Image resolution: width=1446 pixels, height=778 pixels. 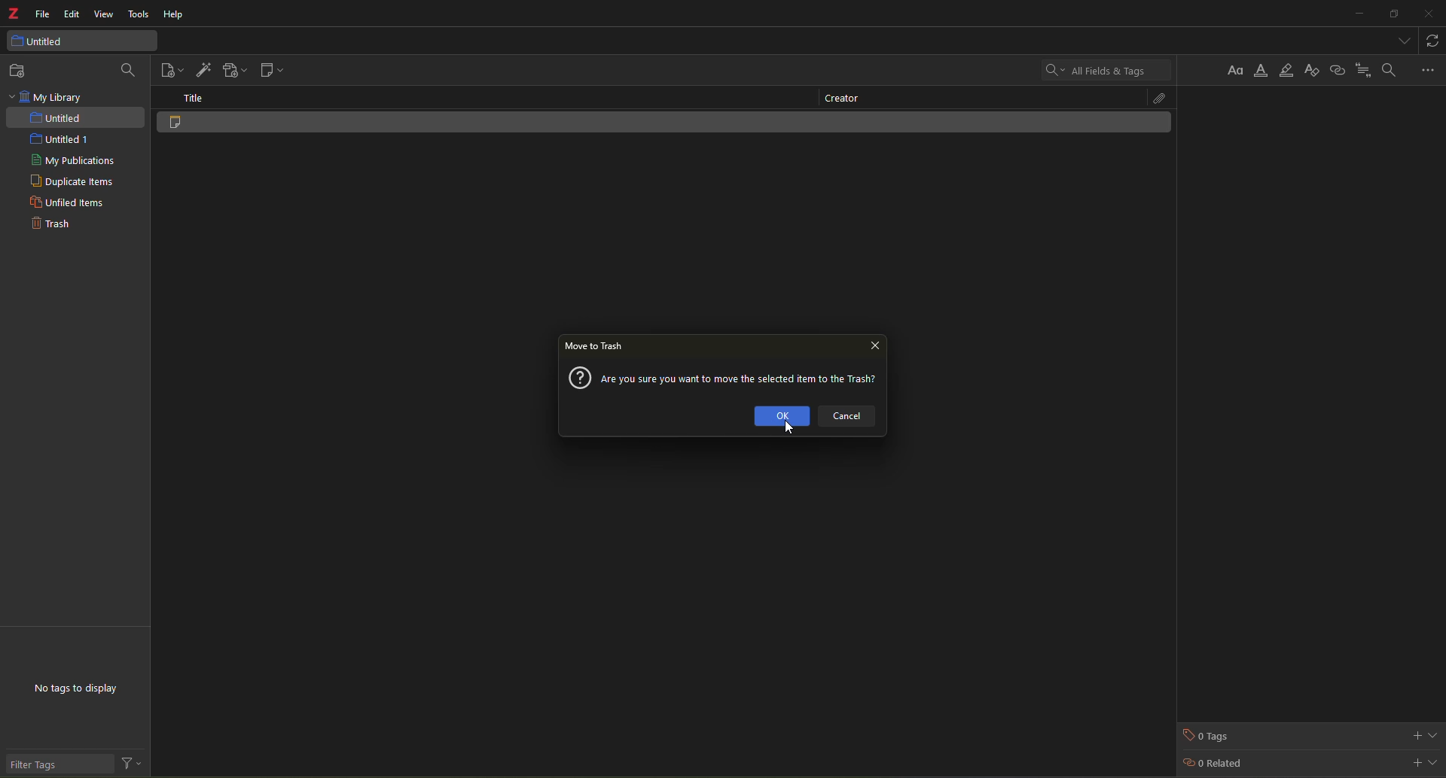 I want to click on my publications, so click(x=77, y=162).